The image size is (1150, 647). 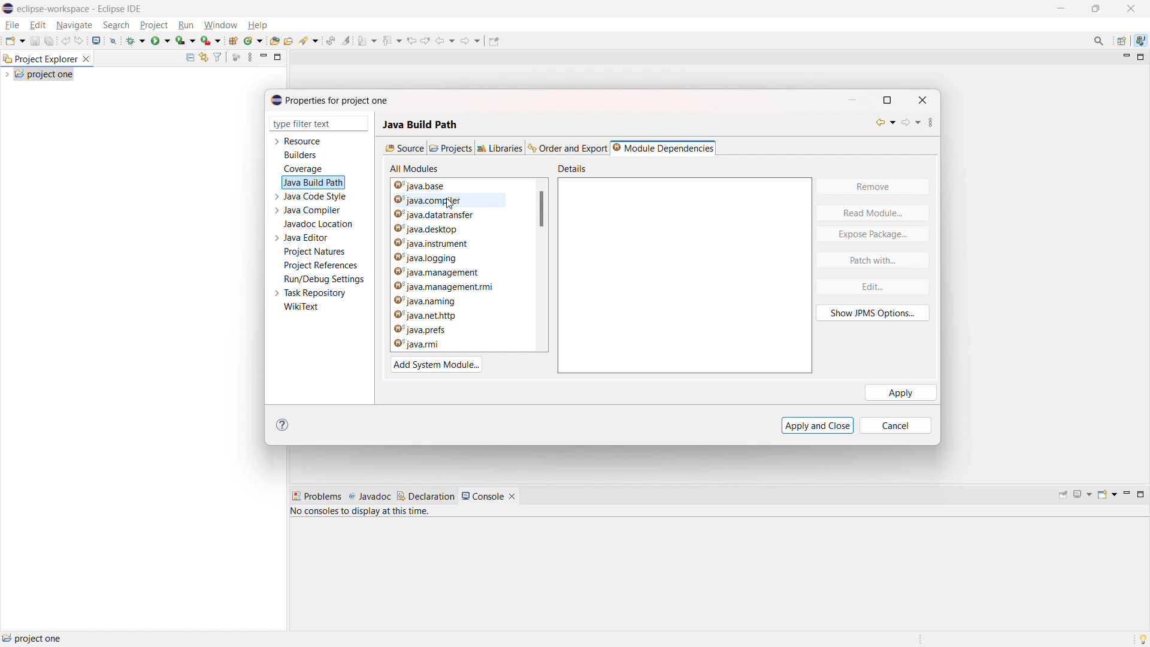 What do you see at coordinates (450, 147) in the screenshot?
I see `projects` at bounding box center [450, 147].